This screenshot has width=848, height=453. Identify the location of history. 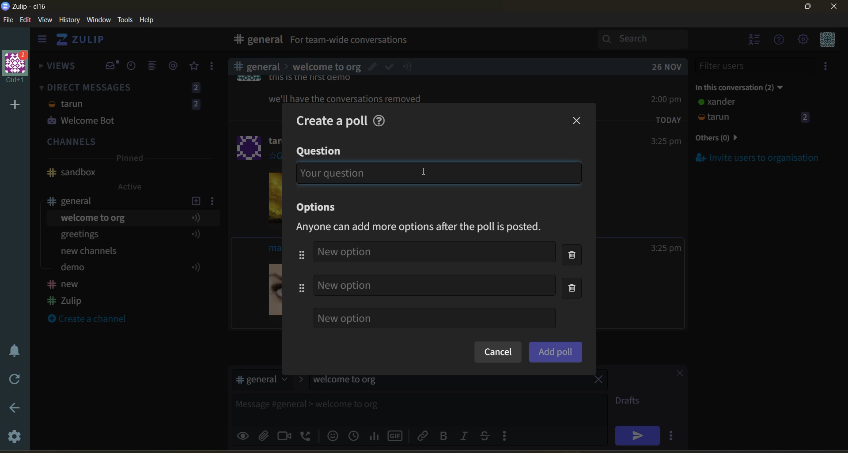
(69, 22).